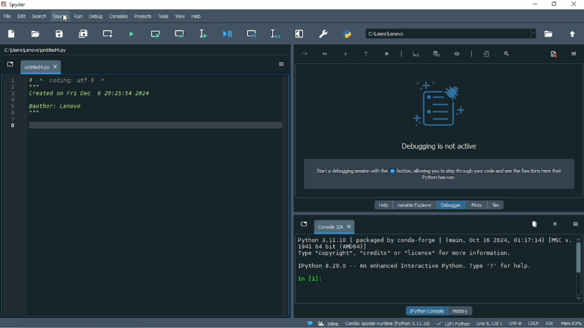 This screenshot has height=328, width=584. Describe the element at coordinates (436, 54) in the screenshot. I see `Interrupt execution and start the debugger` at that location.